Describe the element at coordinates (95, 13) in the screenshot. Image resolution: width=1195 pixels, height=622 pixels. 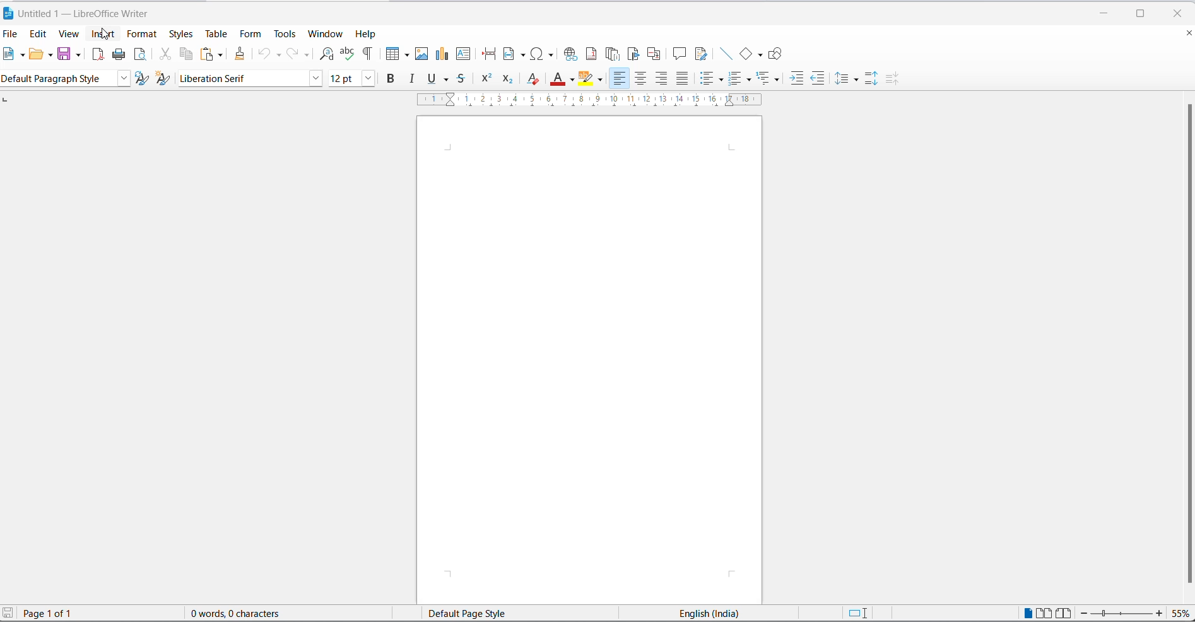
I see `Untitled 1 - LibreOffice Writer` at that location.